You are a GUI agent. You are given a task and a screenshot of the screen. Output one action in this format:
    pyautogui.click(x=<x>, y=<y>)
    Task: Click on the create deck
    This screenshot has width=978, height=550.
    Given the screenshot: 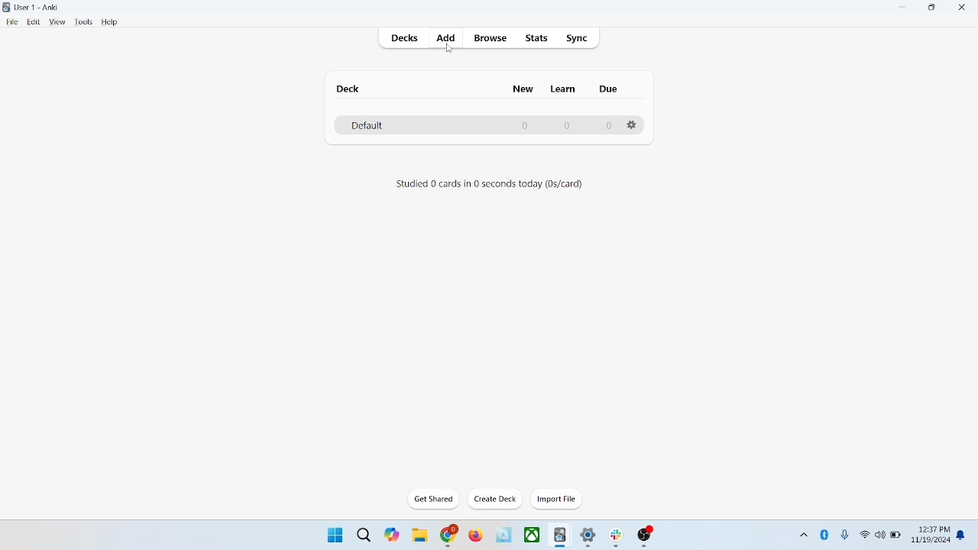 What is the action you would take?
    pyautogui.click(x=496, y=499)
    